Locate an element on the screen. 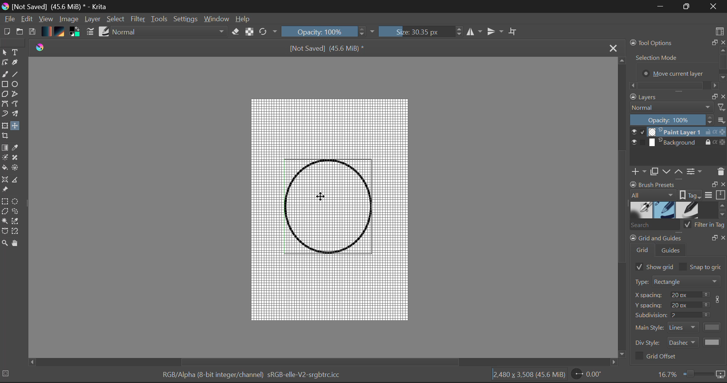 This screenshot has width=727, height=383. File Name & Size is located at coordinates (327, 48).